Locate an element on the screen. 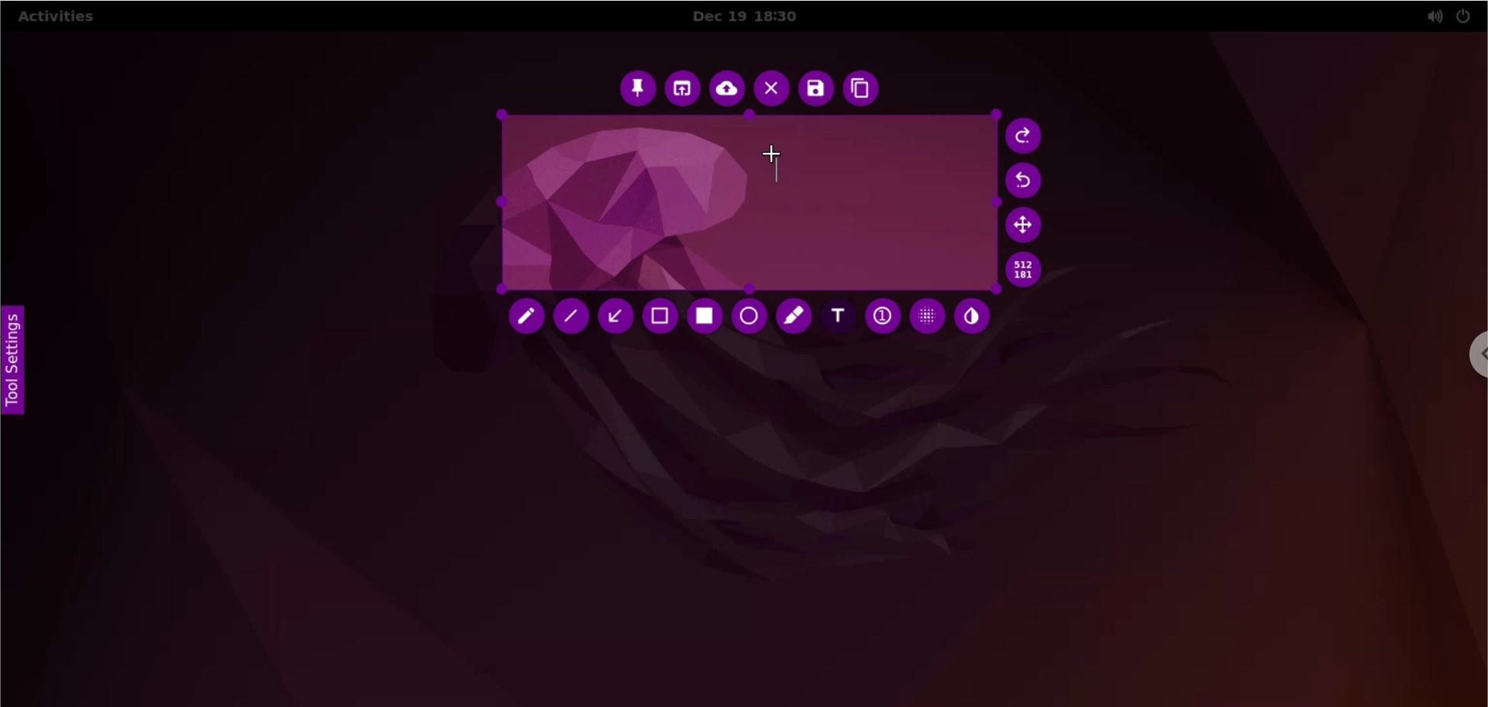 This screenshot has height=707, width=1488. choose app to open screenshot is located at coordinates (682, 90).